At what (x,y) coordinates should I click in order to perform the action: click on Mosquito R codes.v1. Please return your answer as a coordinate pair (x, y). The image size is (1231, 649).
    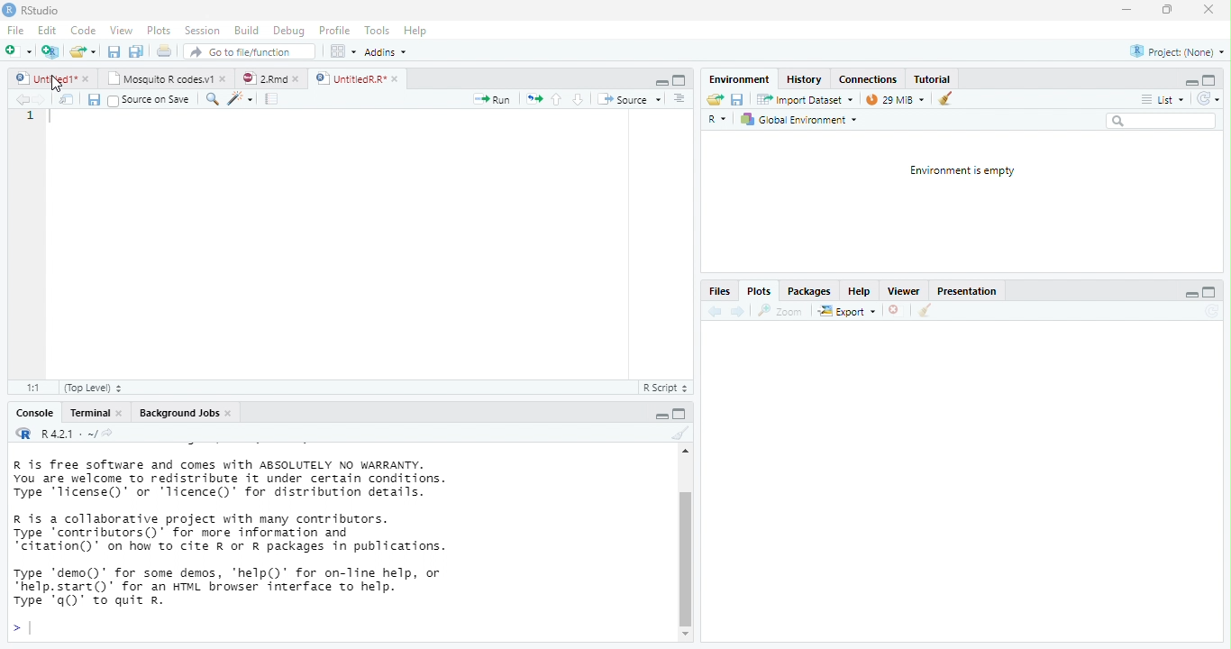
    Looking at the image, I should click on (162, 78).